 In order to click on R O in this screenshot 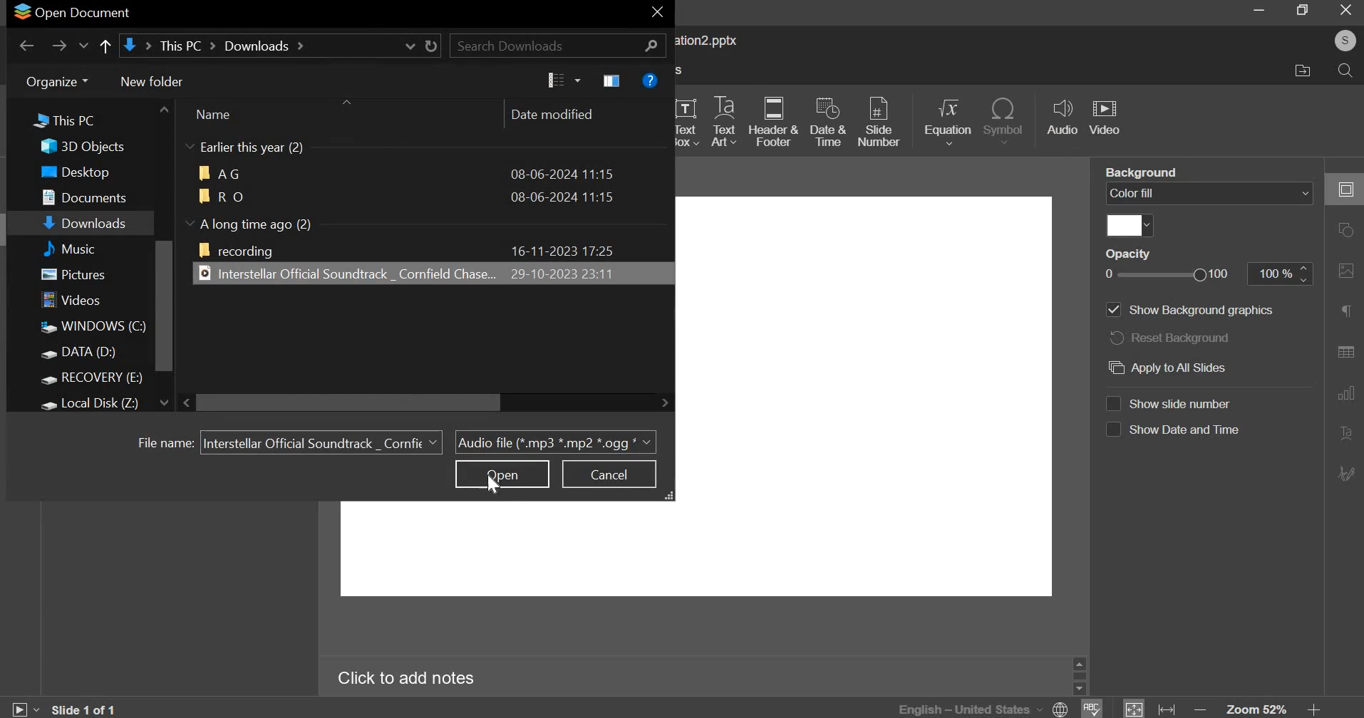, I will do `click(220, 194)`.